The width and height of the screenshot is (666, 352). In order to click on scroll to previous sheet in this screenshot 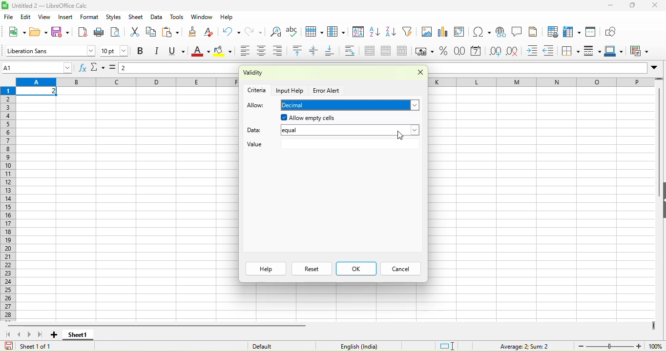, I will do `click(20, 334)`.